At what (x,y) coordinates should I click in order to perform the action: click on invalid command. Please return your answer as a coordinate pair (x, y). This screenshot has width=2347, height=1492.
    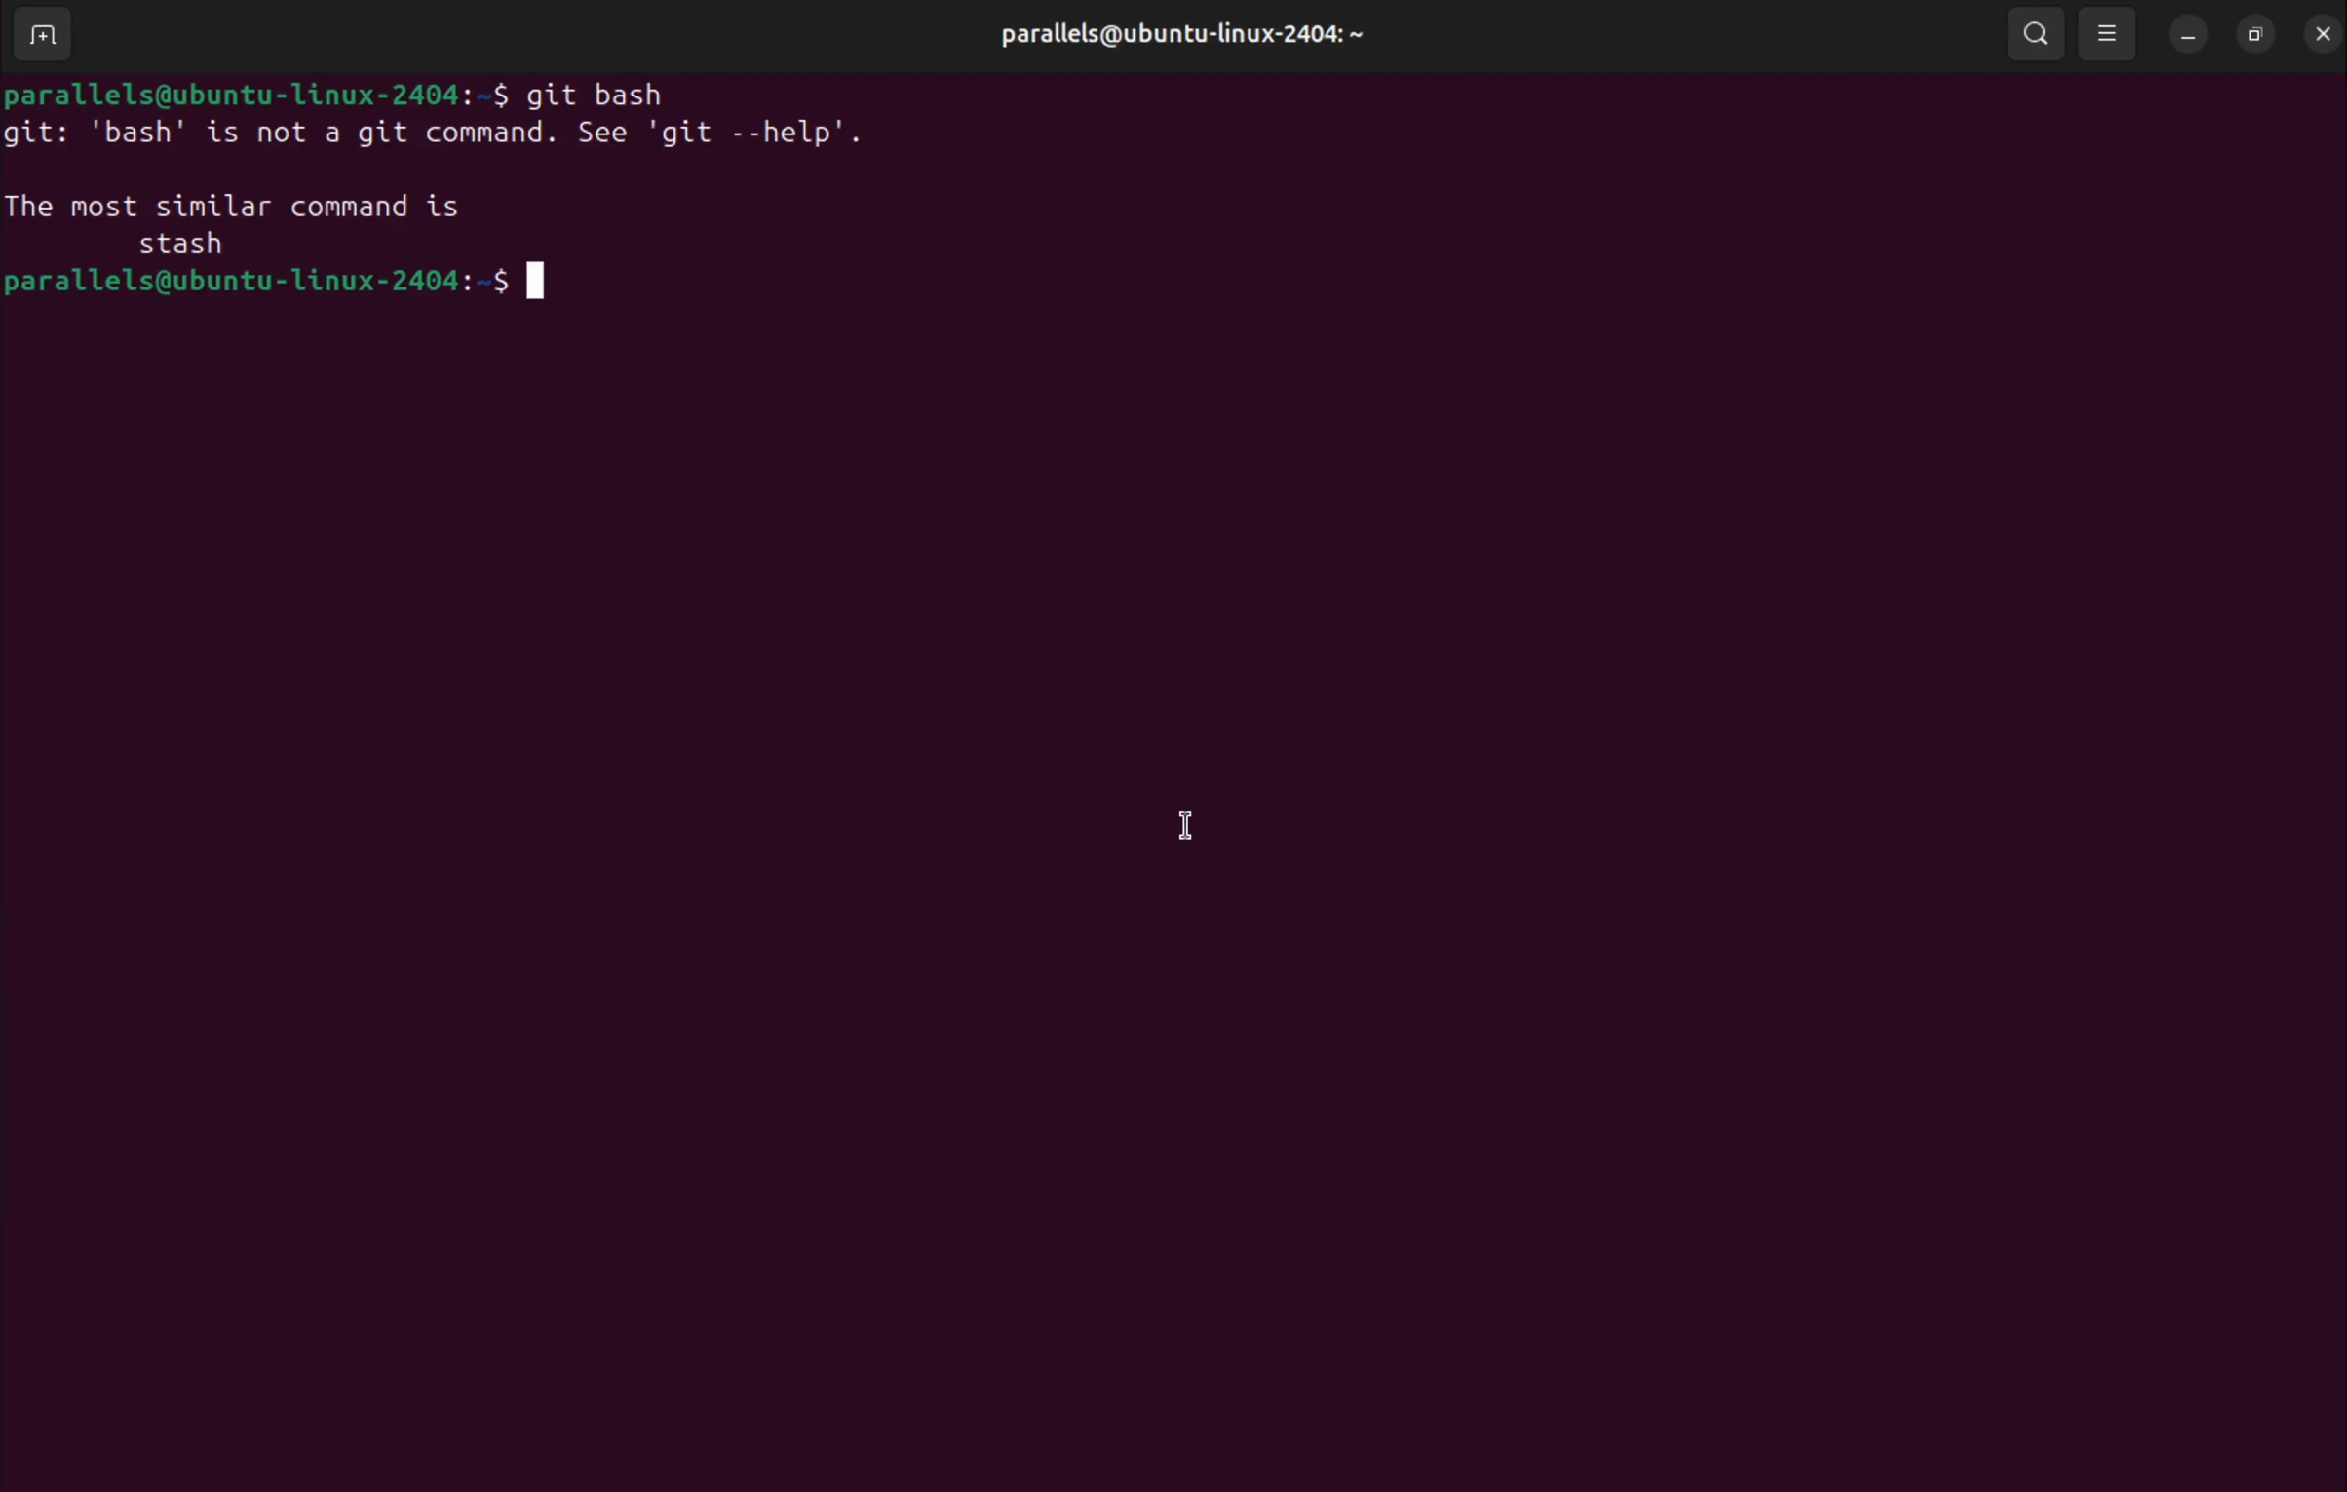
    Looking at the image, I should click on (453, 187).